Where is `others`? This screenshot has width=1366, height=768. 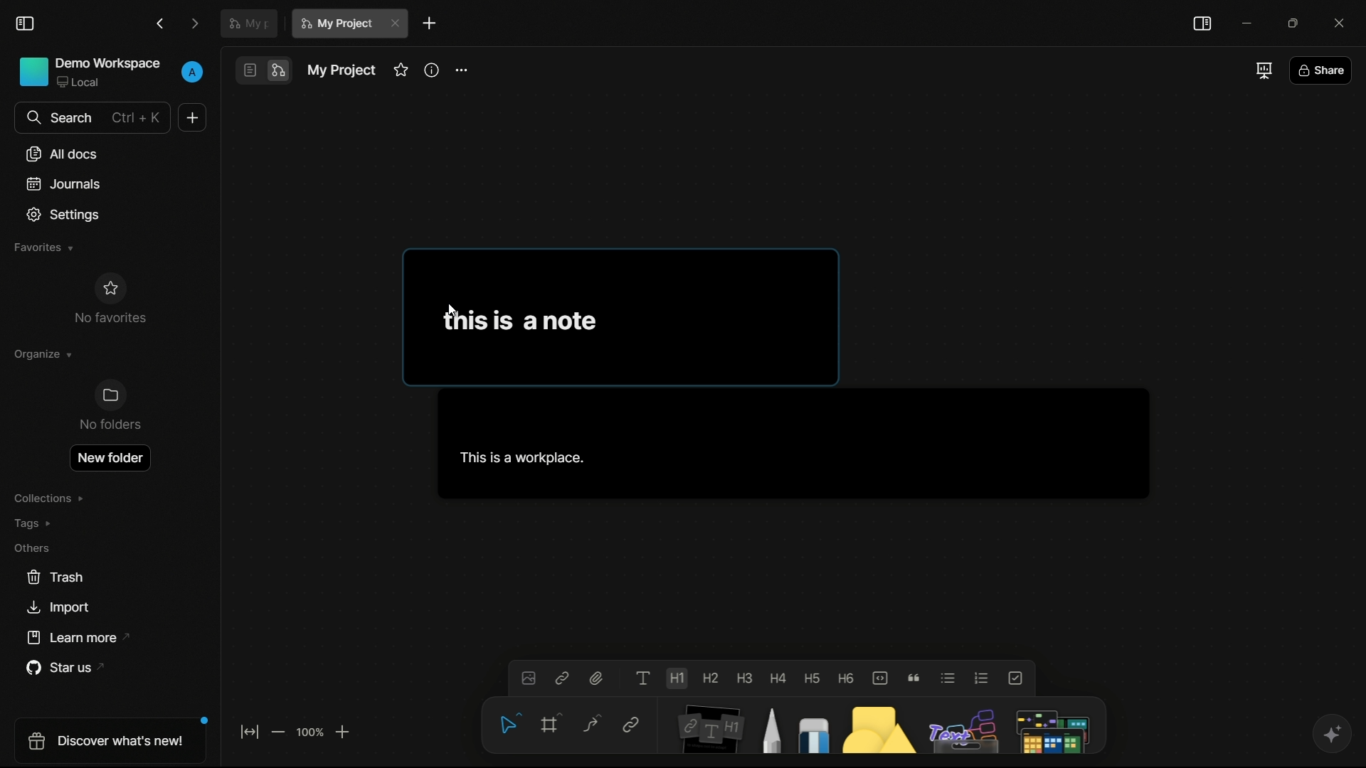
others is located at coordinates (959, 726).